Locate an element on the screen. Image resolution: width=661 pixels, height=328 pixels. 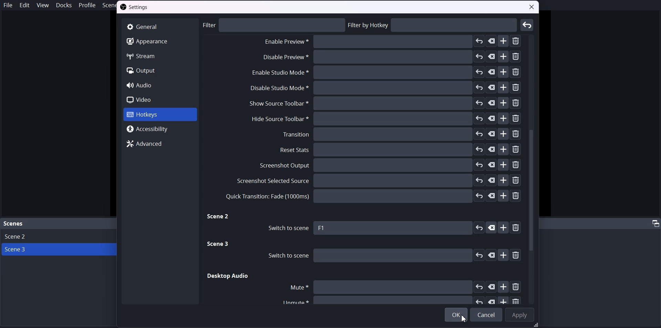
Screenshot selected source is located at coordinates (377, 180).